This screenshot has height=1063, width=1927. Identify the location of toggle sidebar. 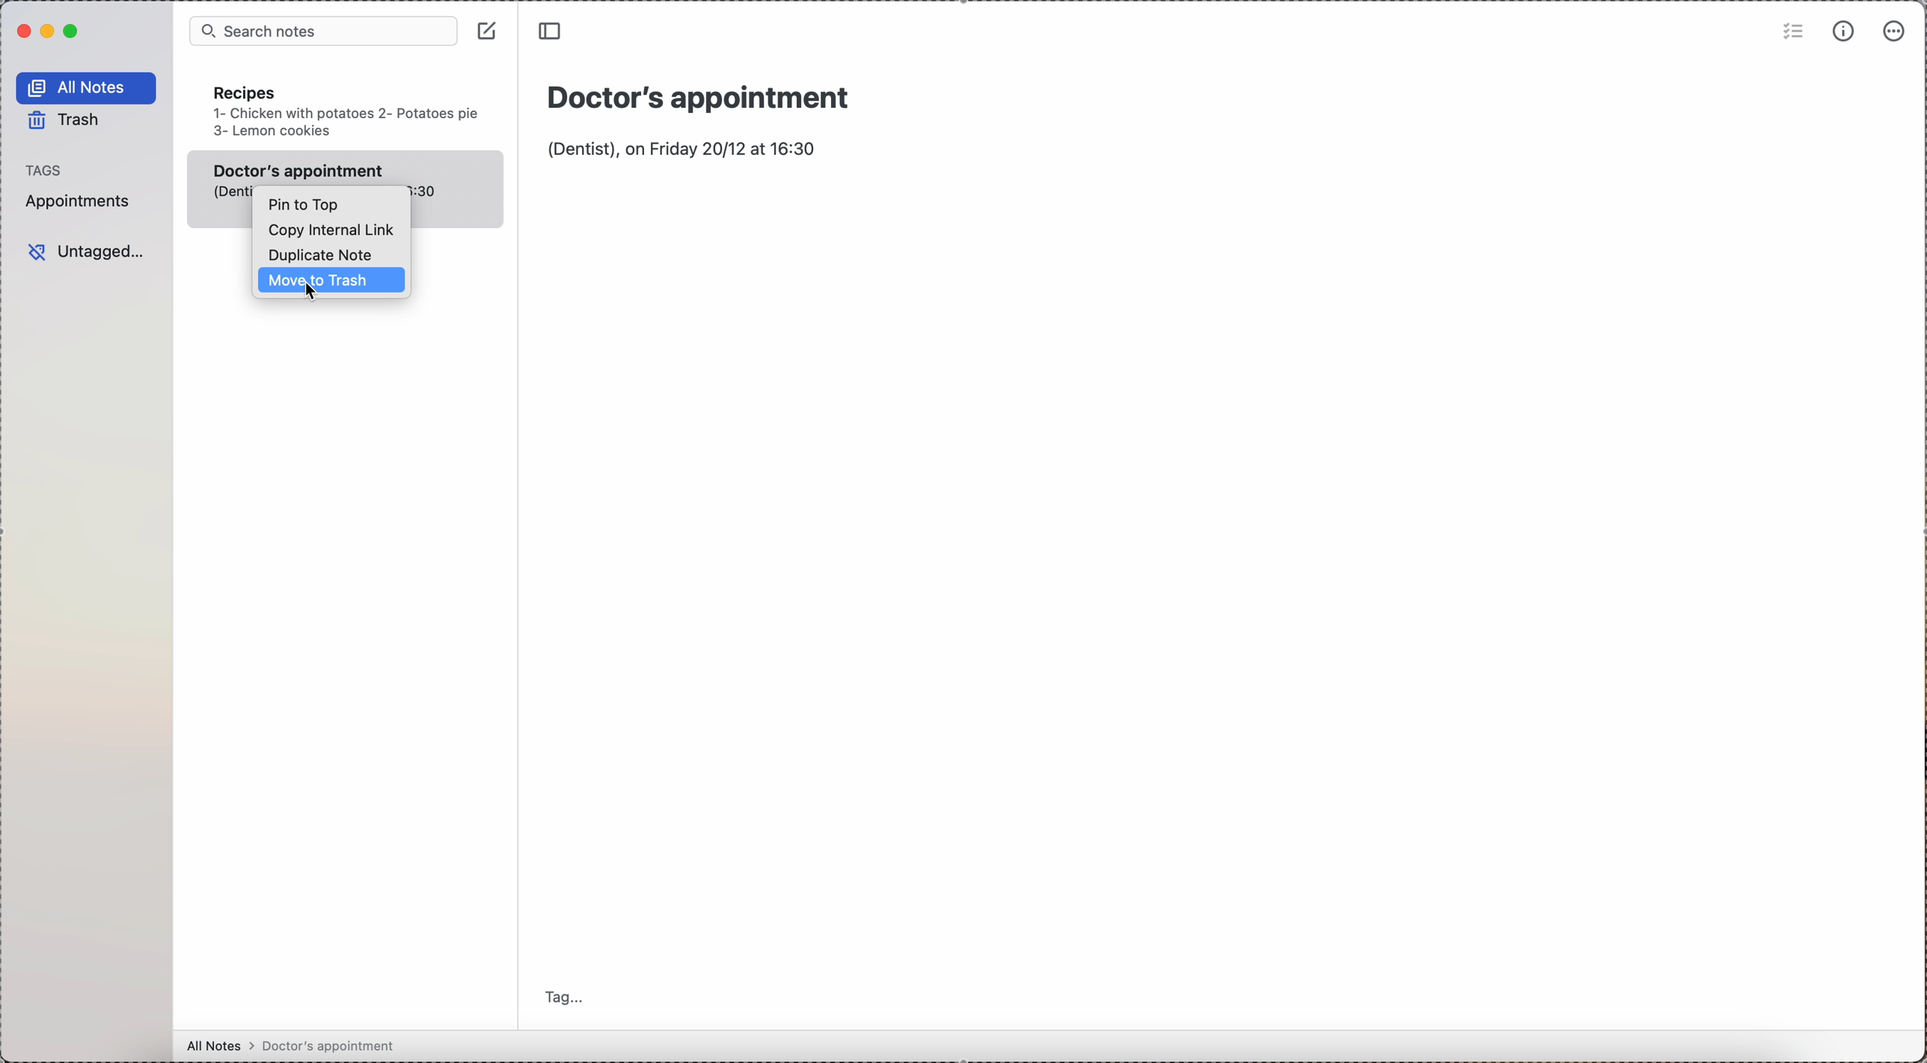
(554, 32).